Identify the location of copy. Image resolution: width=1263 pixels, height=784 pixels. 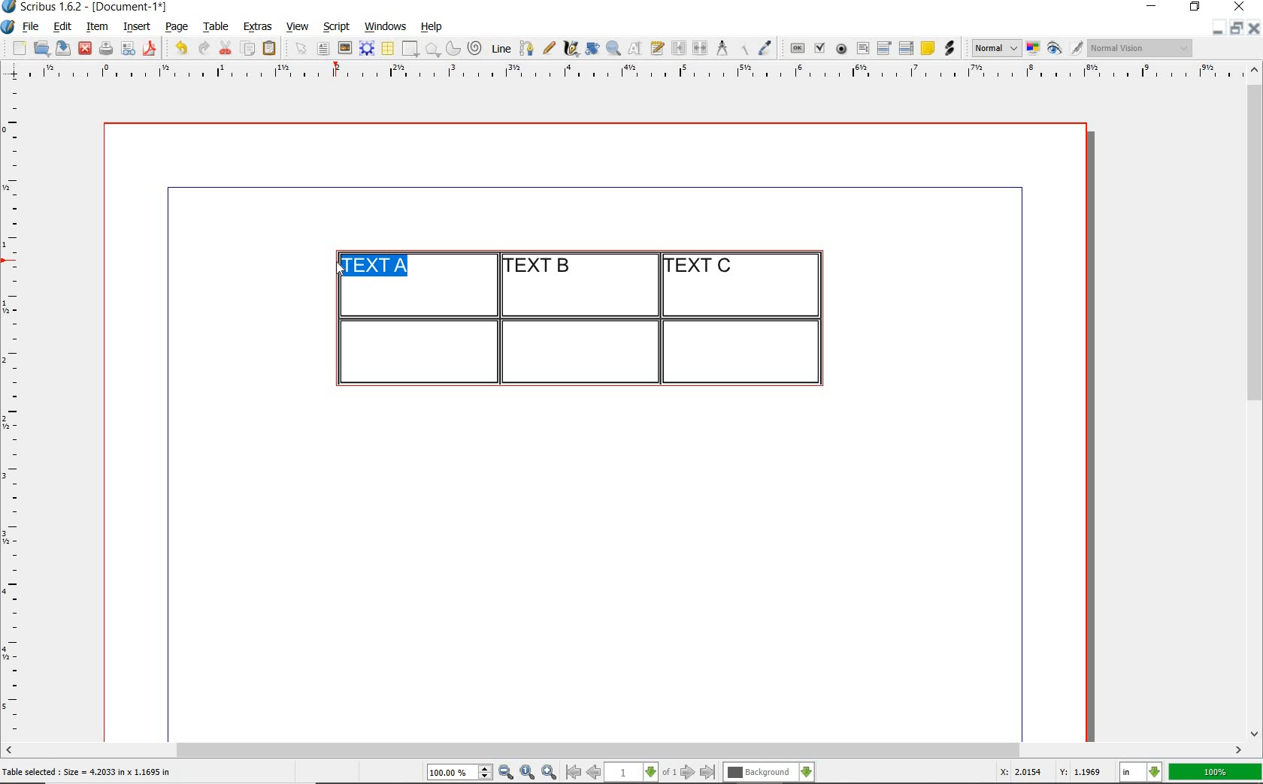
(249, 50).